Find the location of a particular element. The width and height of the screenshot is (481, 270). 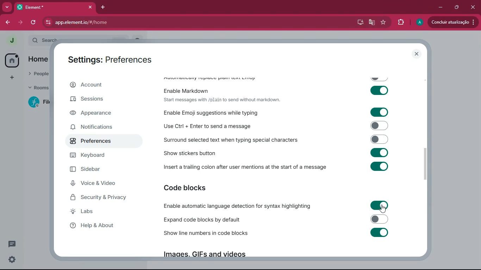

app.element.io/#/home is located at coordinates (112, 23).